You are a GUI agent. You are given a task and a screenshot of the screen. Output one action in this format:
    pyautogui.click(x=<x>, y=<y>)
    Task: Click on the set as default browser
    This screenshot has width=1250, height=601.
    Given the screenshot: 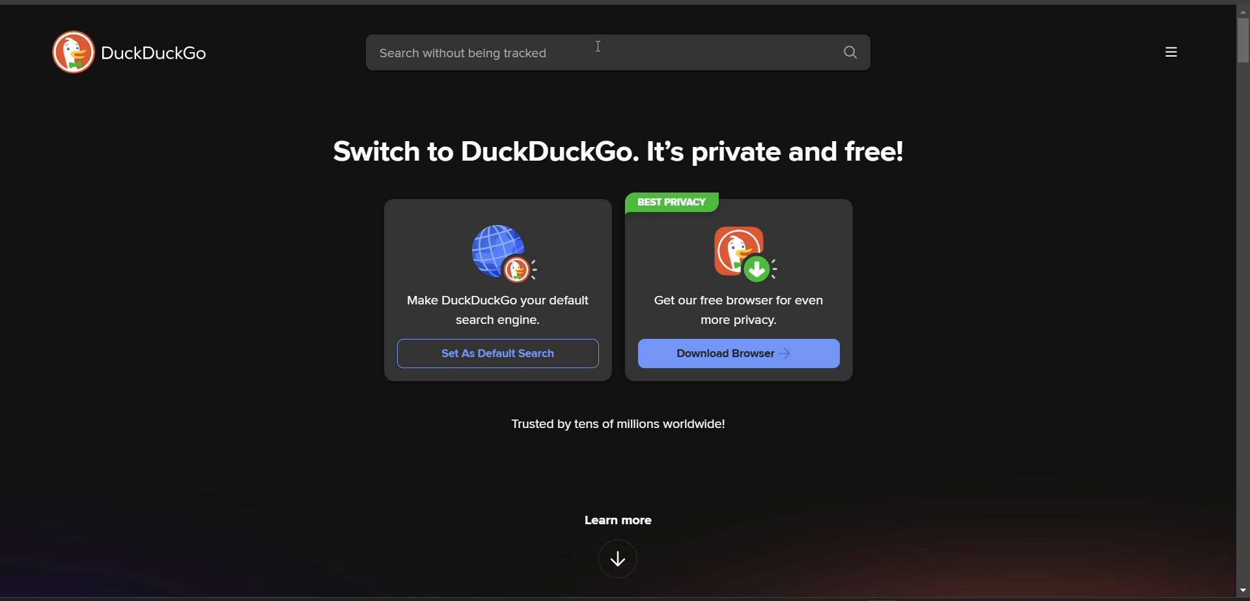 What is the action you would take?
    pyautogui.click(x=500, y=249)
    